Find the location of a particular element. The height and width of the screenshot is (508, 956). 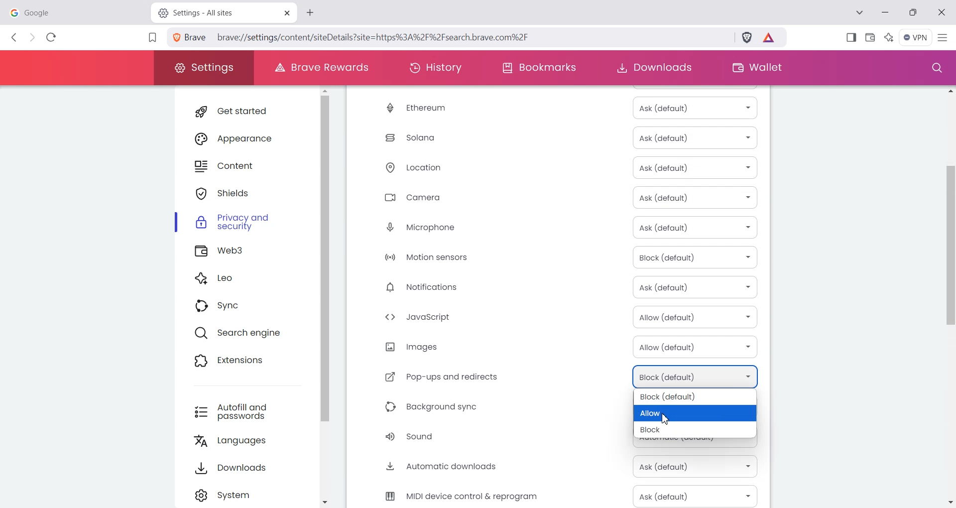

Settings is located at coordinates (250, 496).